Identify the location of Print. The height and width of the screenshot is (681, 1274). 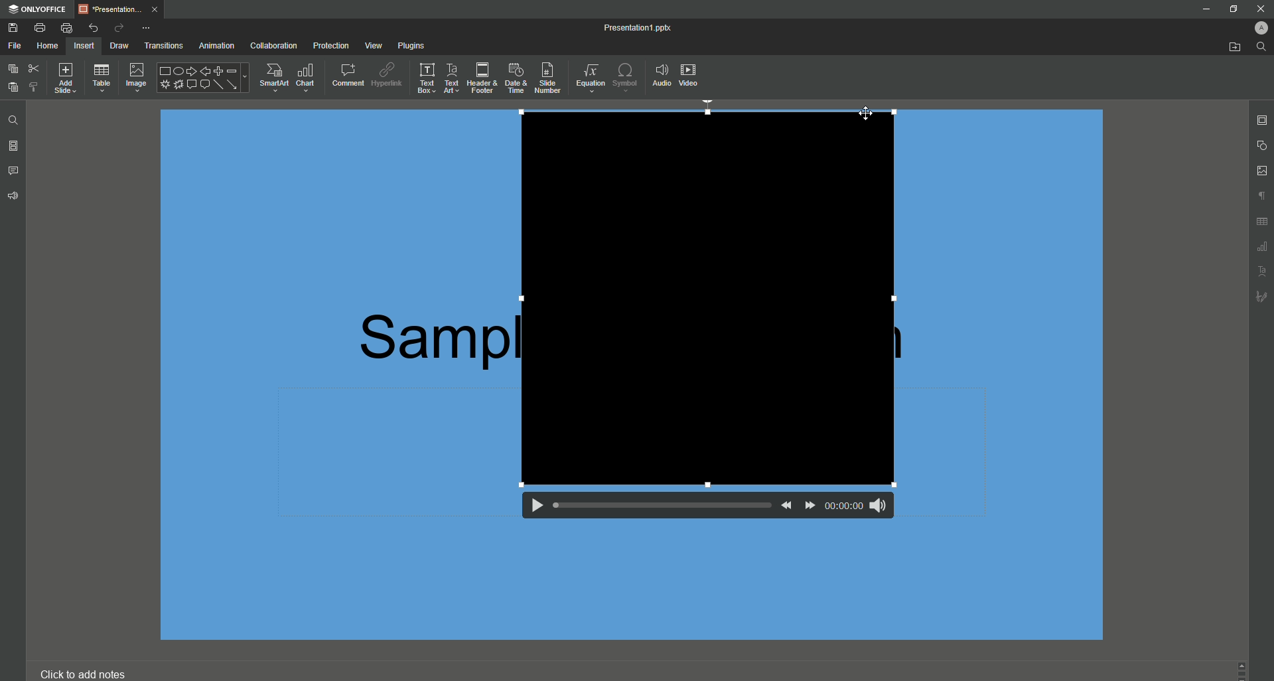
(39, 27).